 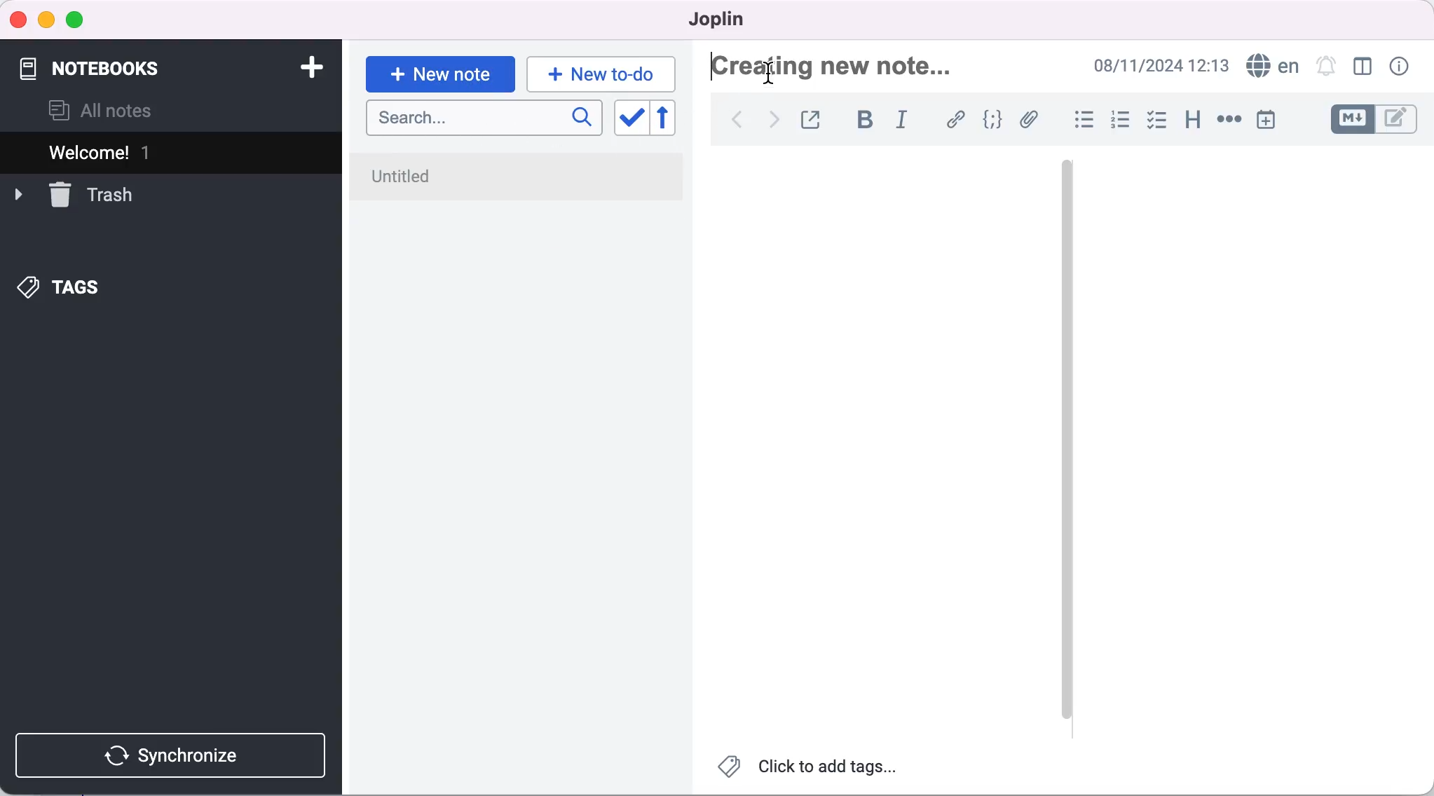 I want to click on close, so click(x=19, y=19).